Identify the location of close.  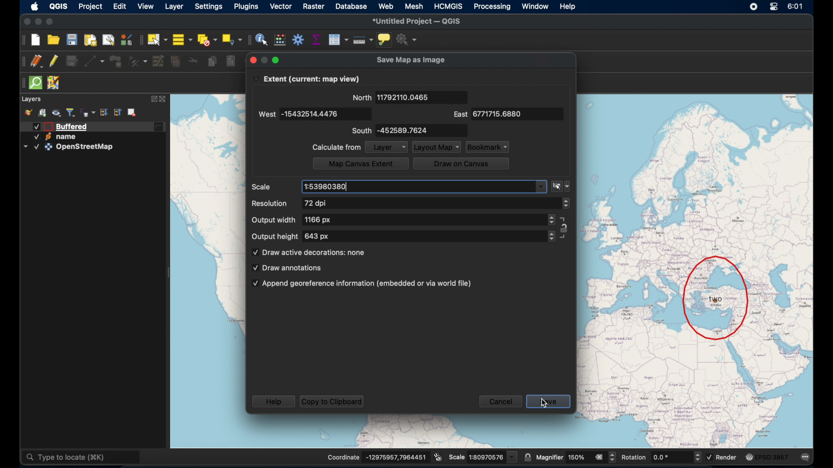
(26, 21).